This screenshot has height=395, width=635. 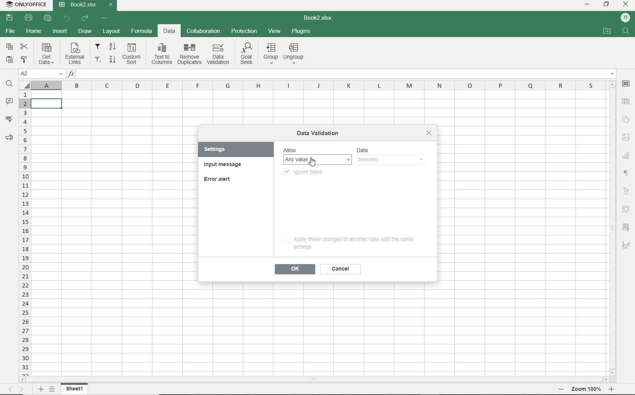 What do you see at coordinates (24, 231) in the screenshot?
I see `ROWS` at bounding box center [24, 231].